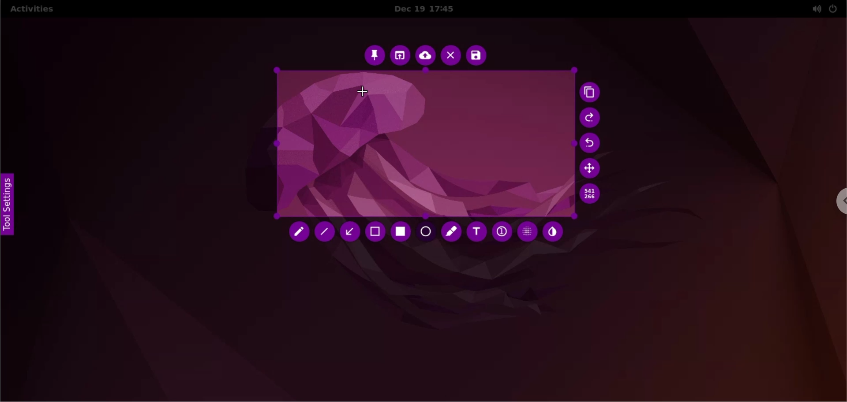  I want to click on redo, so click(591, 118).